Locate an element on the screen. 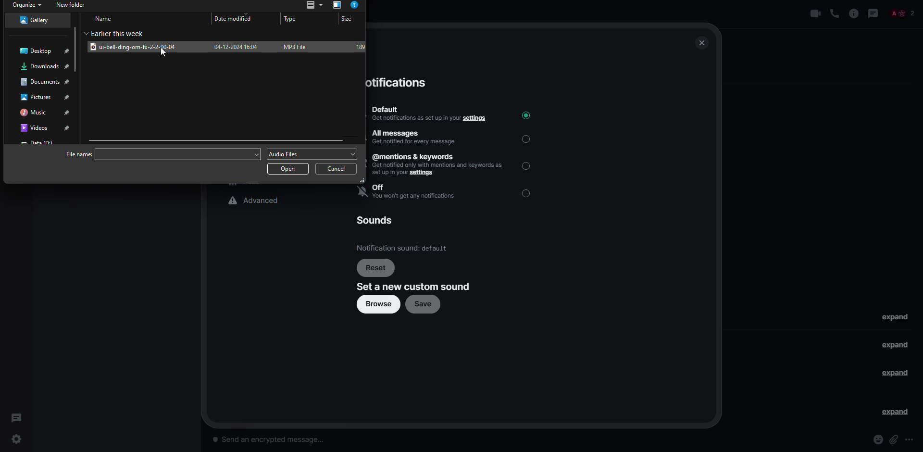 Image resolution: width=923 pixels, height=452 pixels. Date modified is located at coordinates (233, 19).